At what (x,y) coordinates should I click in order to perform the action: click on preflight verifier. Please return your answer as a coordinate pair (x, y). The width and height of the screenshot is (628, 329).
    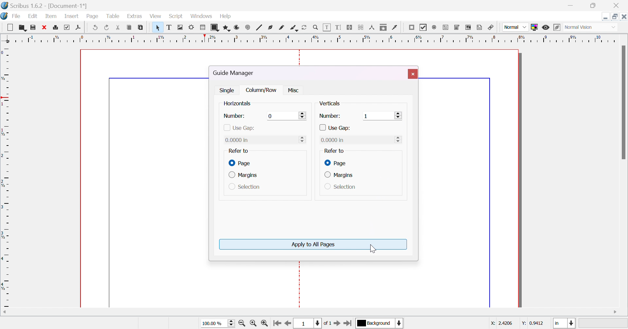
    Looking at the image, I should click on (69, 27).